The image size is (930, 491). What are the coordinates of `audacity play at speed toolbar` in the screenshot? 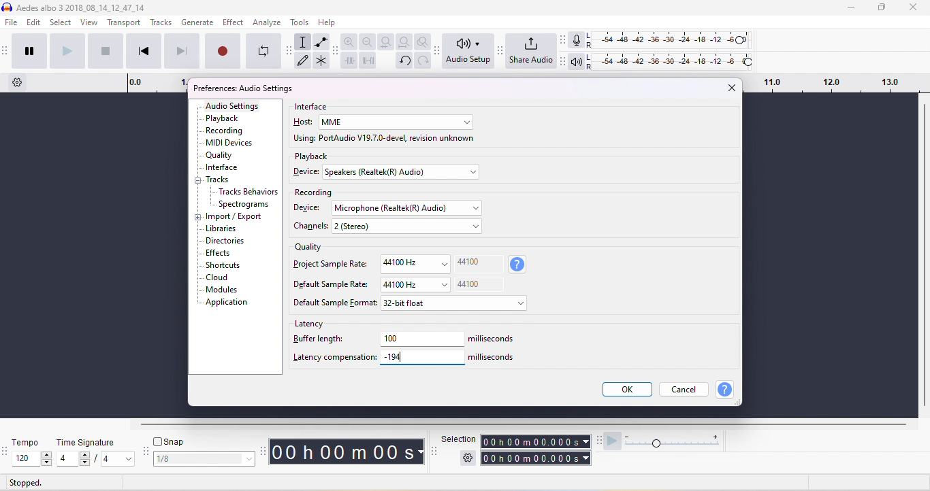 It's located at (600, 441).